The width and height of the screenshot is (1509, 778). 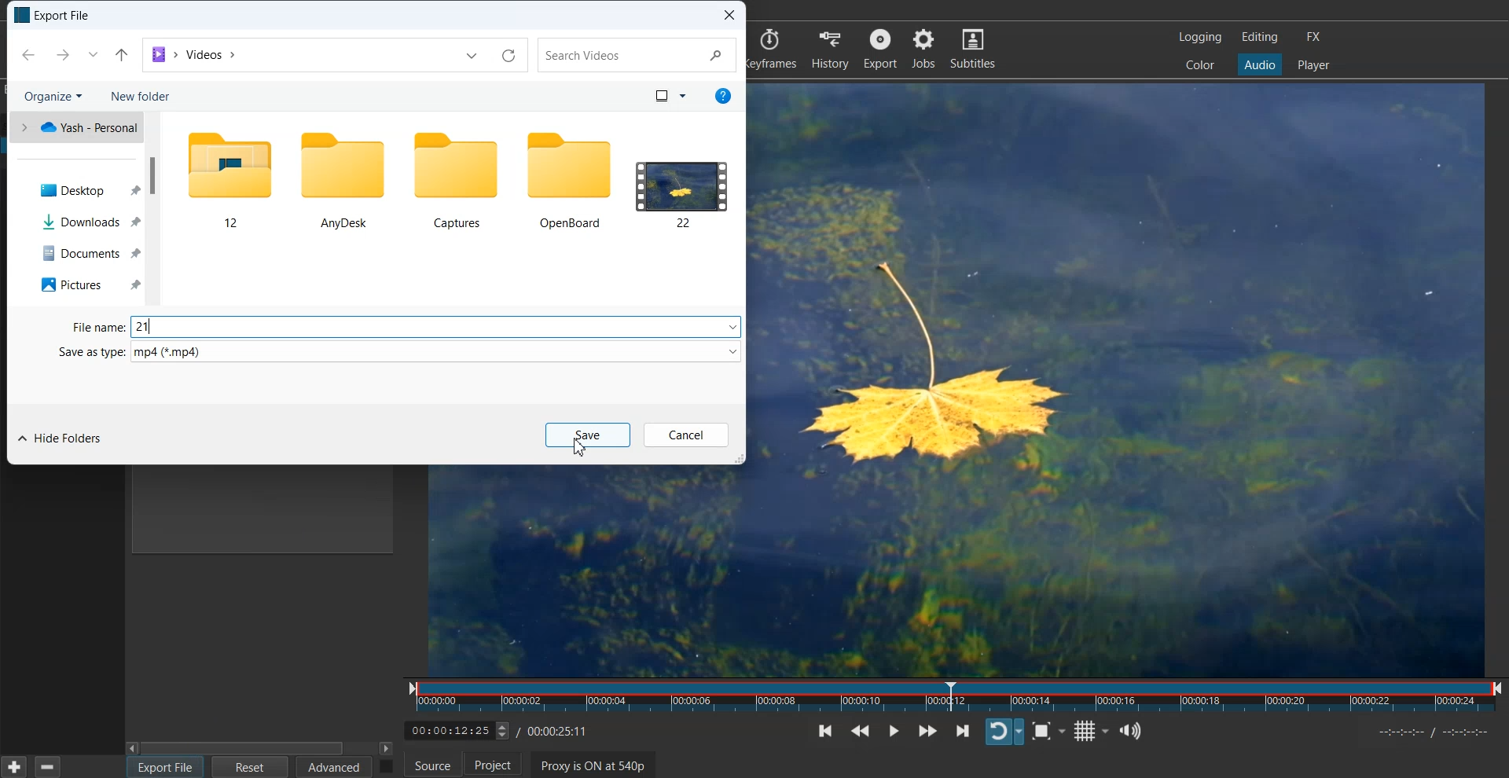 I want to click on search videos, so click(x=637, y=55).